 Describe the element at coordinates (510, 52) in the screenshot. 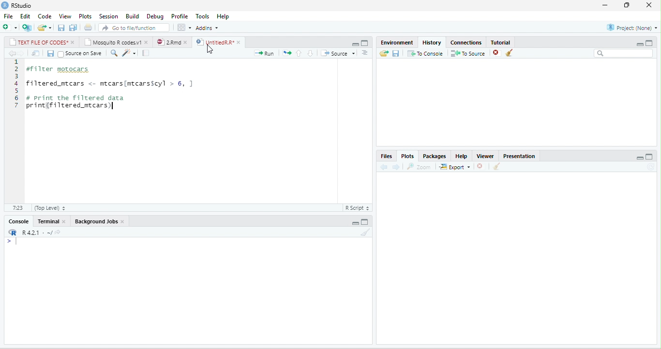

I see `clear` at that location.